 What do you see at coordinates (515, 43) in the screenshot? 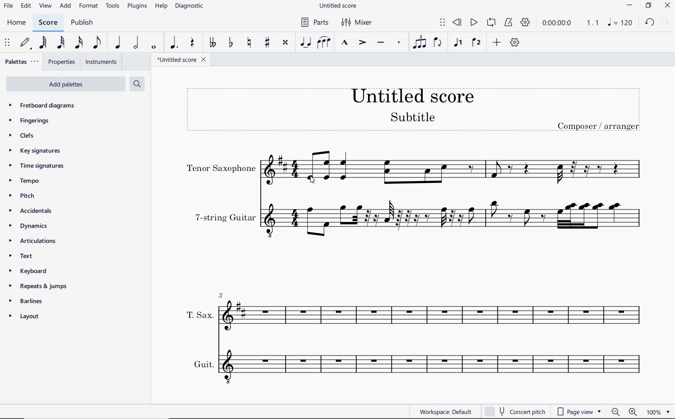
I see `CUSTOMIZE TOOLBAR` at bounding box center [515, 43].